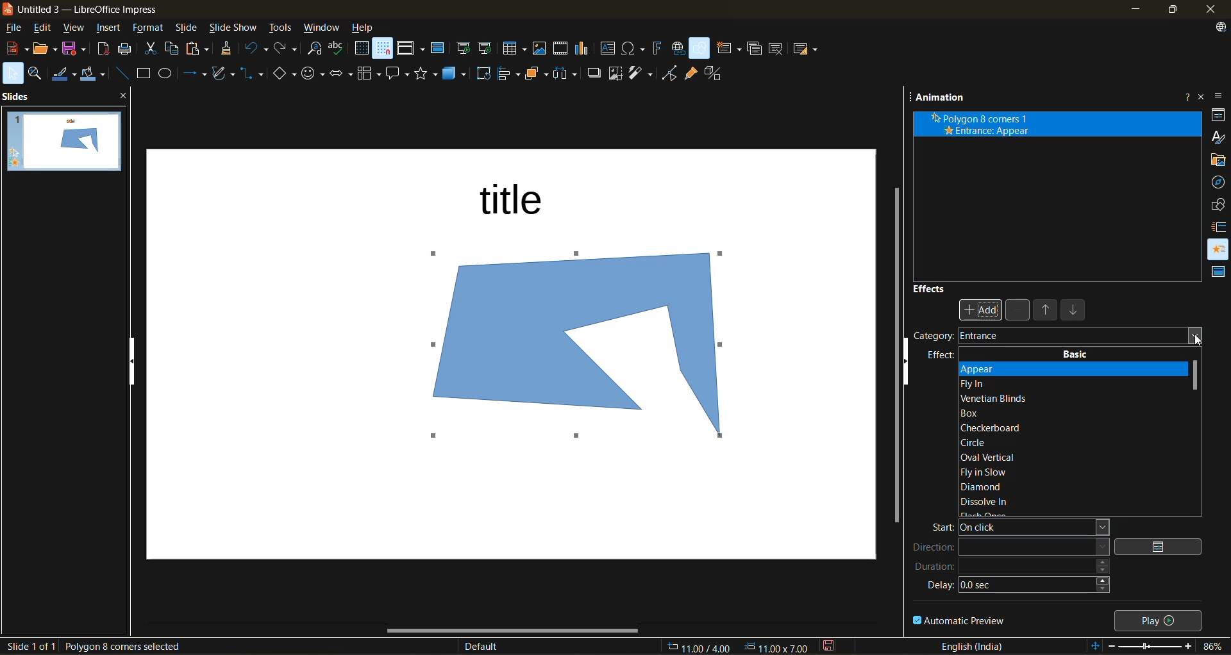 This screenshot has height=655, width=1231. I want to click on close, so click(1213, 10).